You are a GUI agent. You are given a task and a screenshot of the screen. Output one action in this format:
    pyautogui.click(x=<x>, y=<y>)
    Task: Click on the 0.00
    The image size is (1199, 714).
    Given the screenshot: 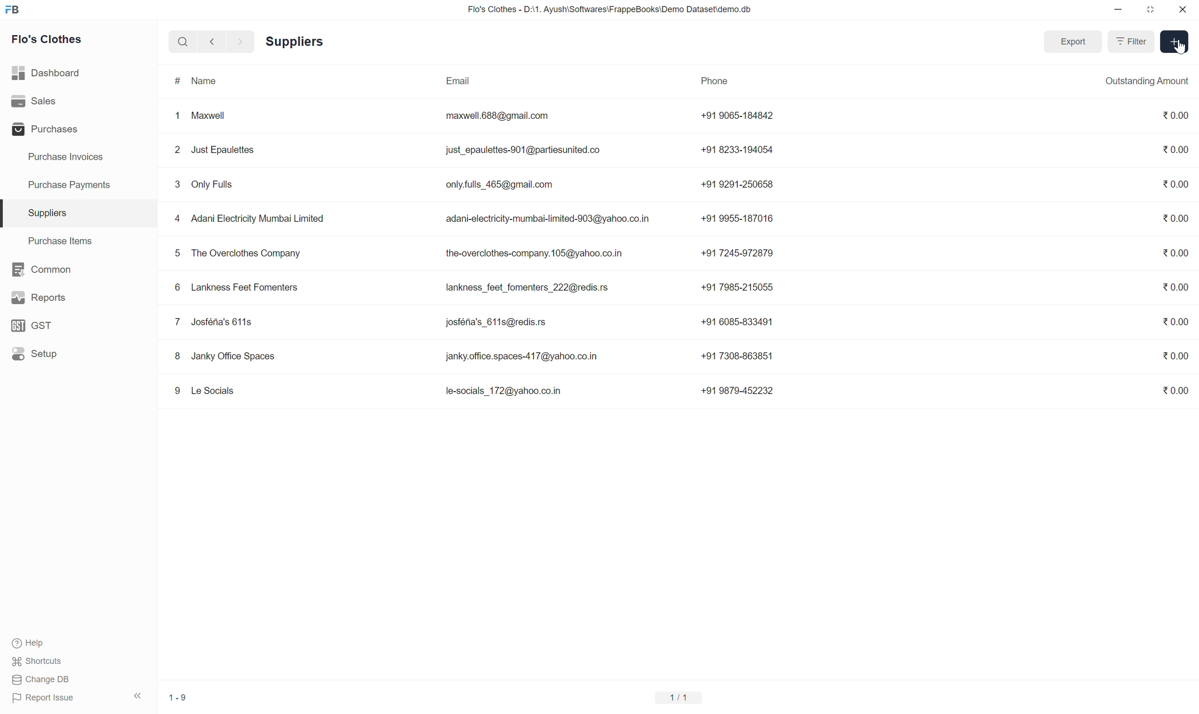 What is the action you would take?
    pyautogui.click(x=1175, y=253)
    